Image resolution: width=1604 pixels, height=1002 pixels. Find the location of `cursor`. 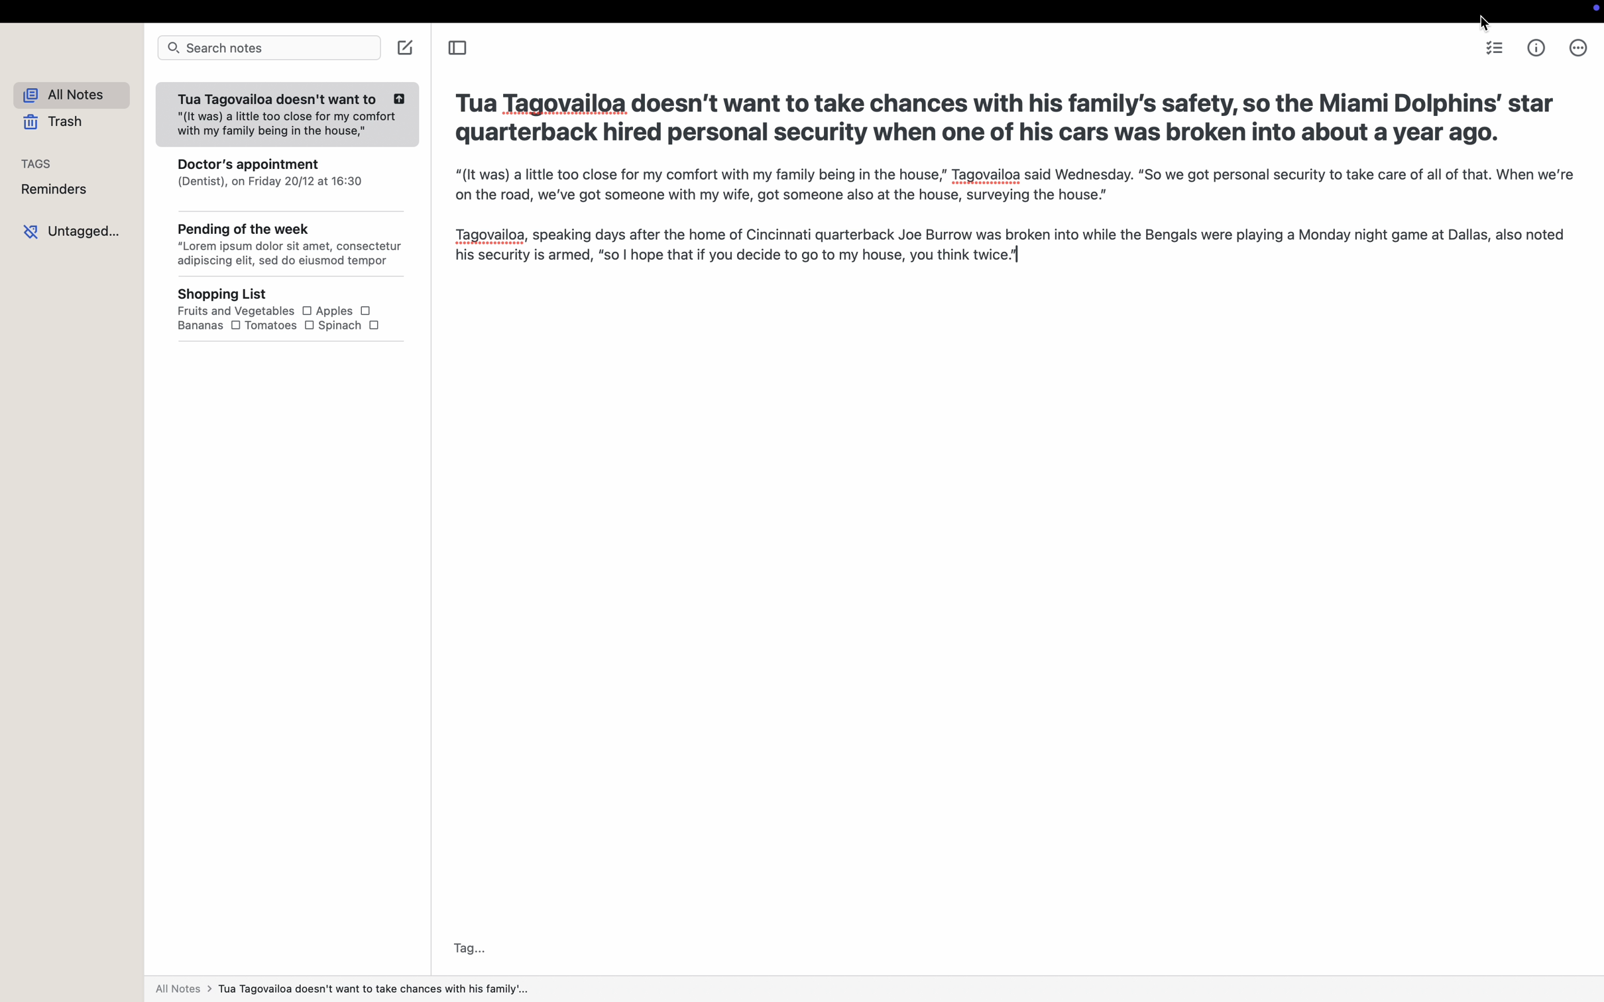

cursor is located at coordinates (1485, 21).